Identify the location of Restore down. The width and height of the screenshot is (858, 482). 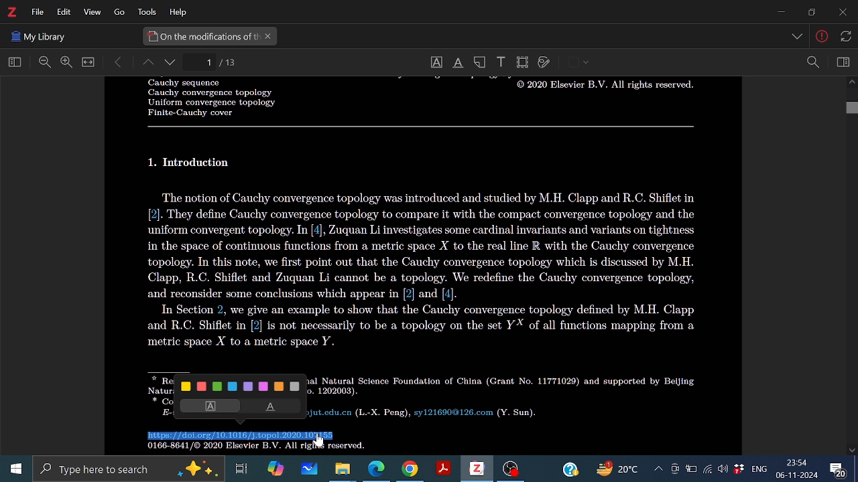
(810, 12).